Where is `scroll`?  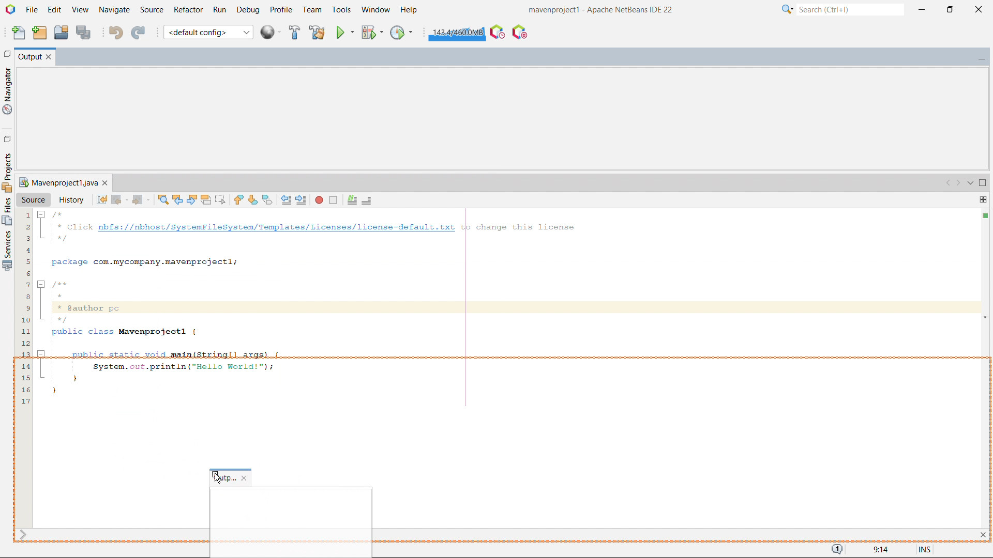
scroll is located at coordinates (23, 535).